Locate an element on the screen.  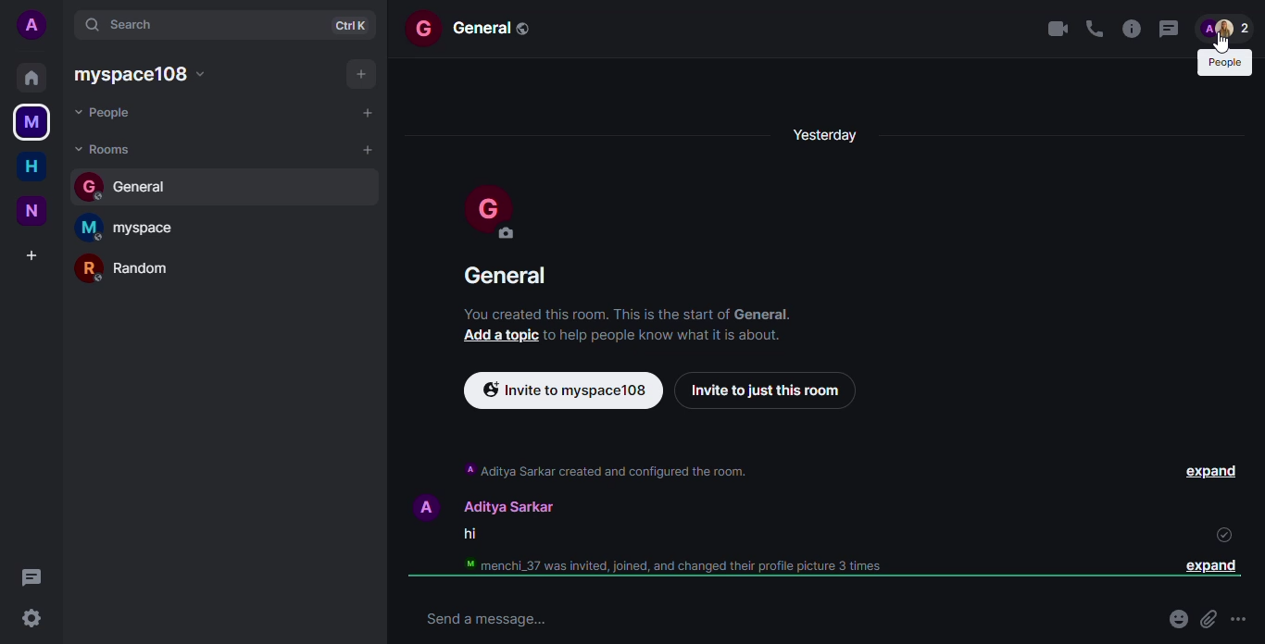
hi is located at coordinates (475, 535).